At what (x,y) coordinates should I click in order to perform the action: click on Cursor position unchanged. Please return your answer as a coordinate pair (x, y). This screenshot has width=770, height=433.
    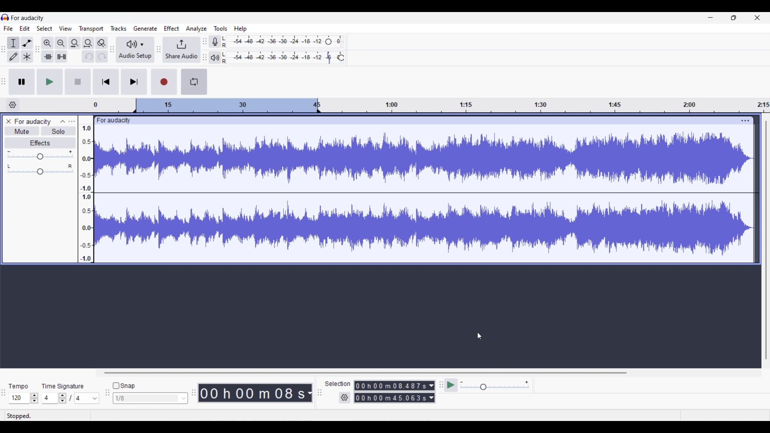
    Looking at the image, I should click on (479, 336).